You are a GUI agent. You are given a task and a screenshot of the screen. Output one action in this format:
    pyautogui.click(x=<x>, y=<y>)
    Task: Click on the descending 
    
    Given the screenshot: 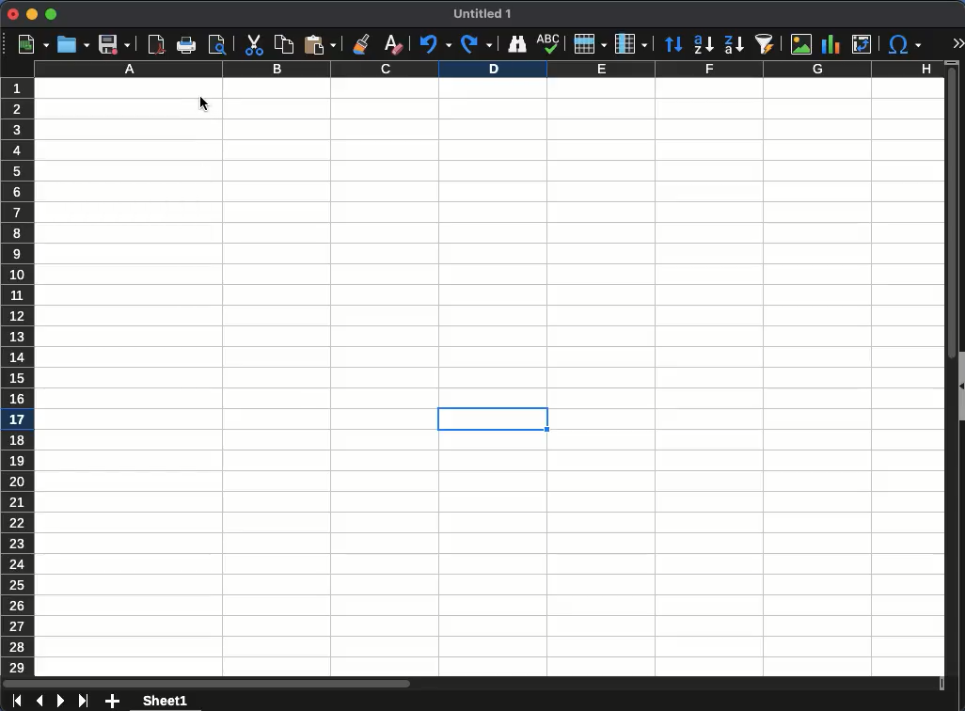 What is the action you would take?
    pyautogui.click(x=734, y=46)
    